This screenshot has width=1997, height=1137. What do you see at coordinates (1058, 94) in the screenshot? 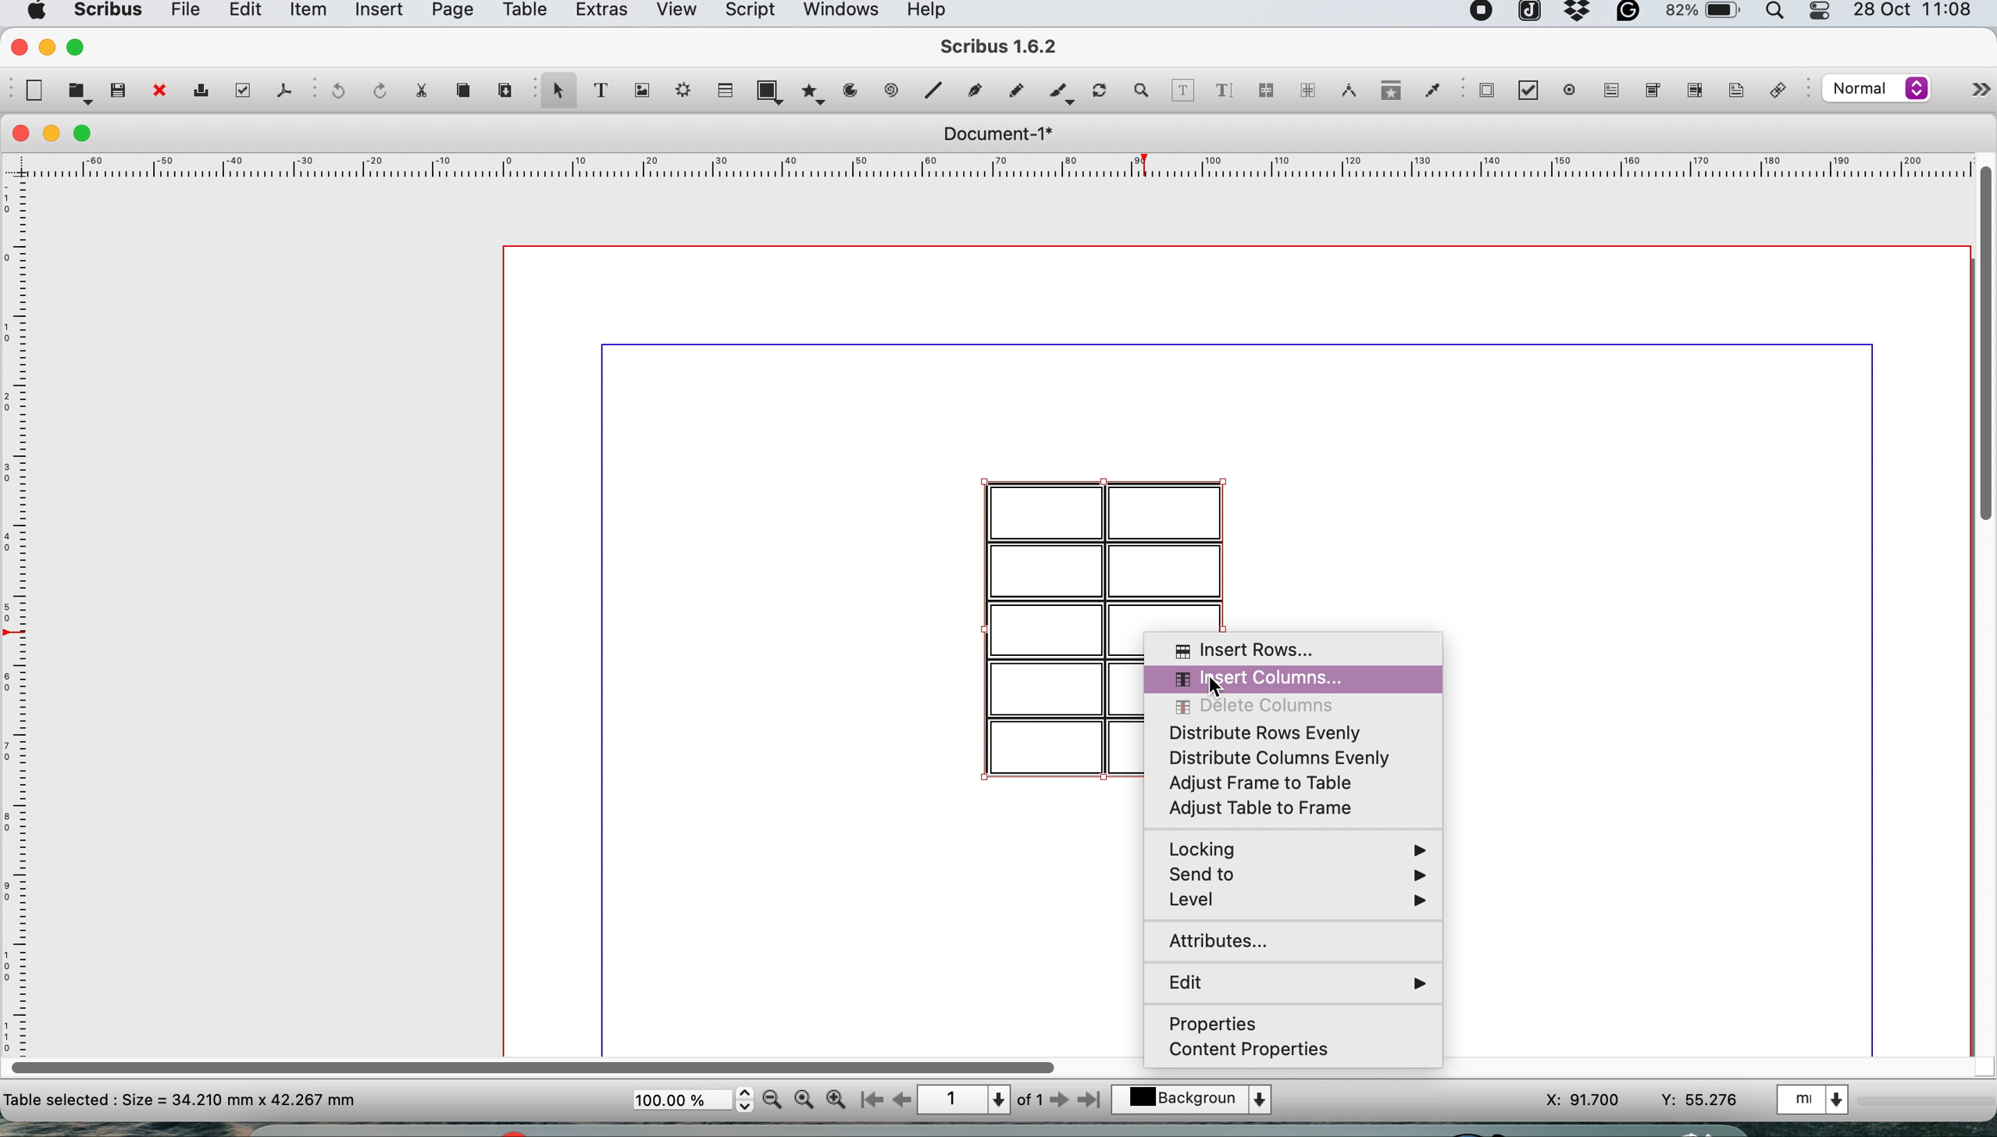
I see `calligraphic line` at bounding box center [1058, 94].